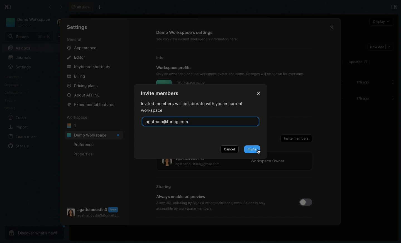 Image resolution: width=401 pixels, height=243 pixels. What do you see at coordinates (21, 146) in the screenshot?
I see `Star us` at bounding box center [21, 146].